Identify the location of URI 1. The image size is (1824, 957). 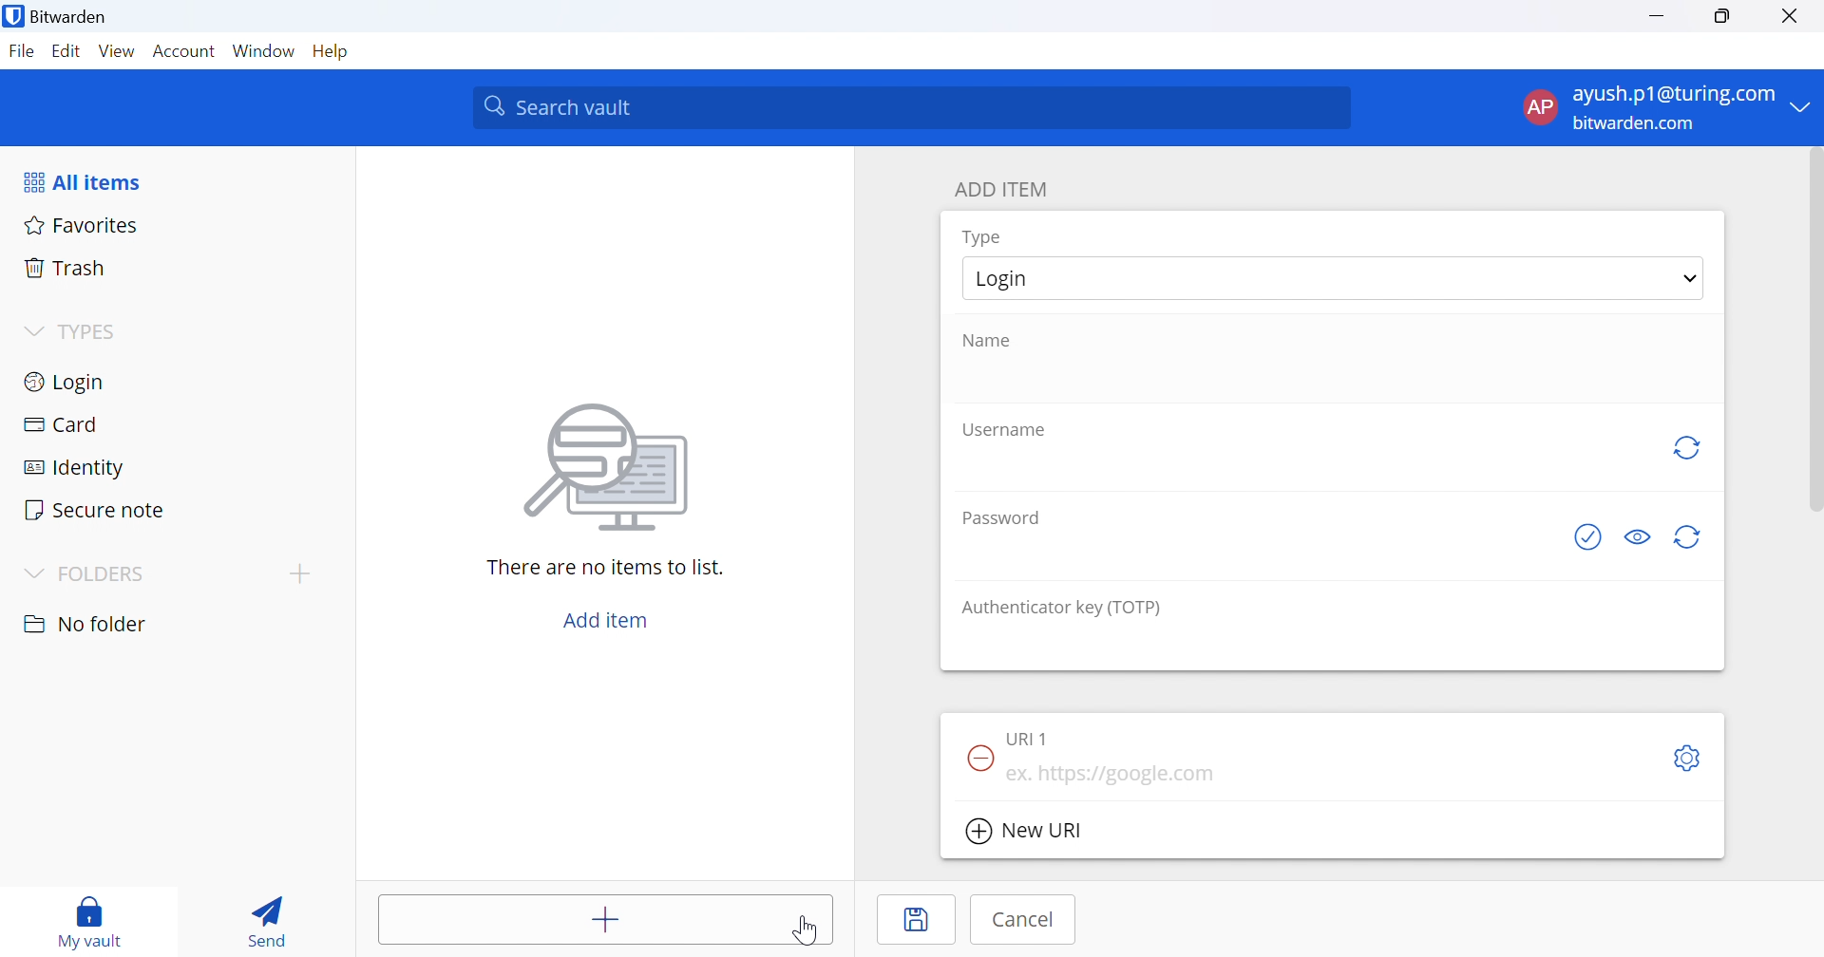
(1031, 735).